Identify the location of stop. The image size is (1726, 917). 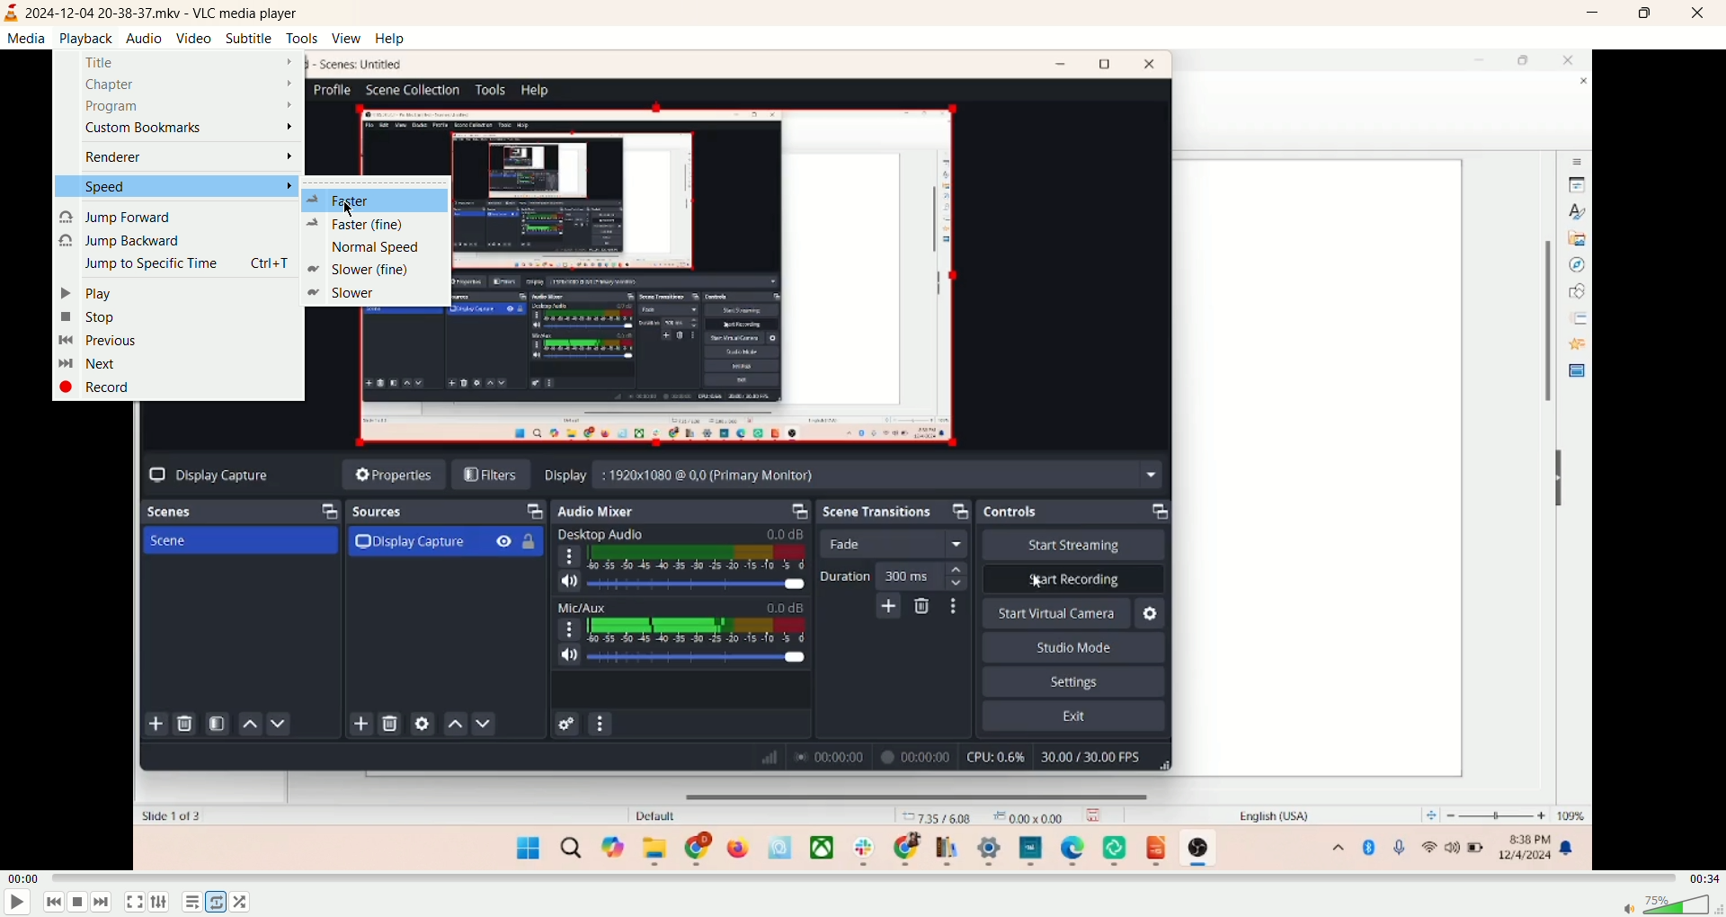
(80, 903).